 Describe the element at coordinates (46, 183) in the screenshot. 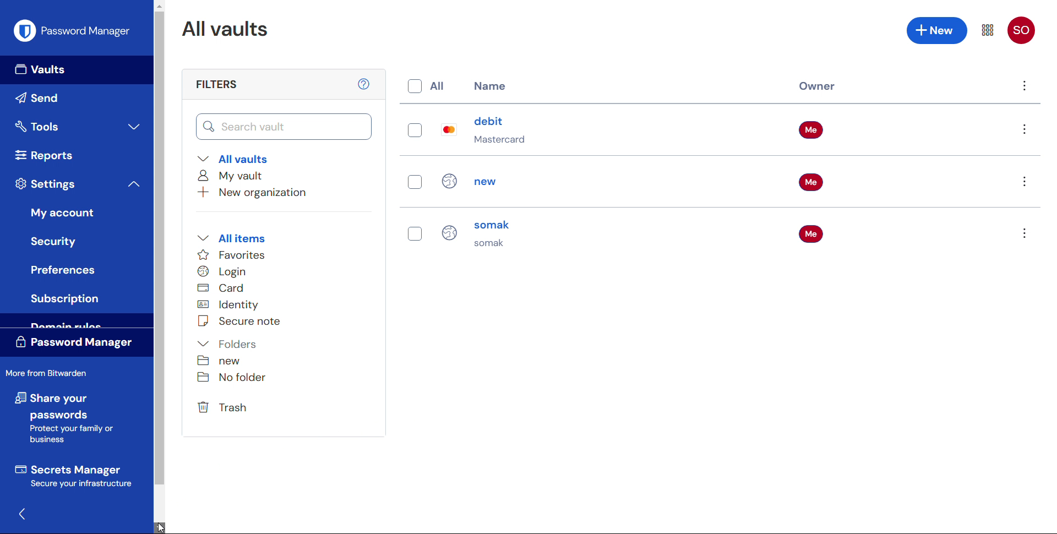

I see `Settings ` at that location.